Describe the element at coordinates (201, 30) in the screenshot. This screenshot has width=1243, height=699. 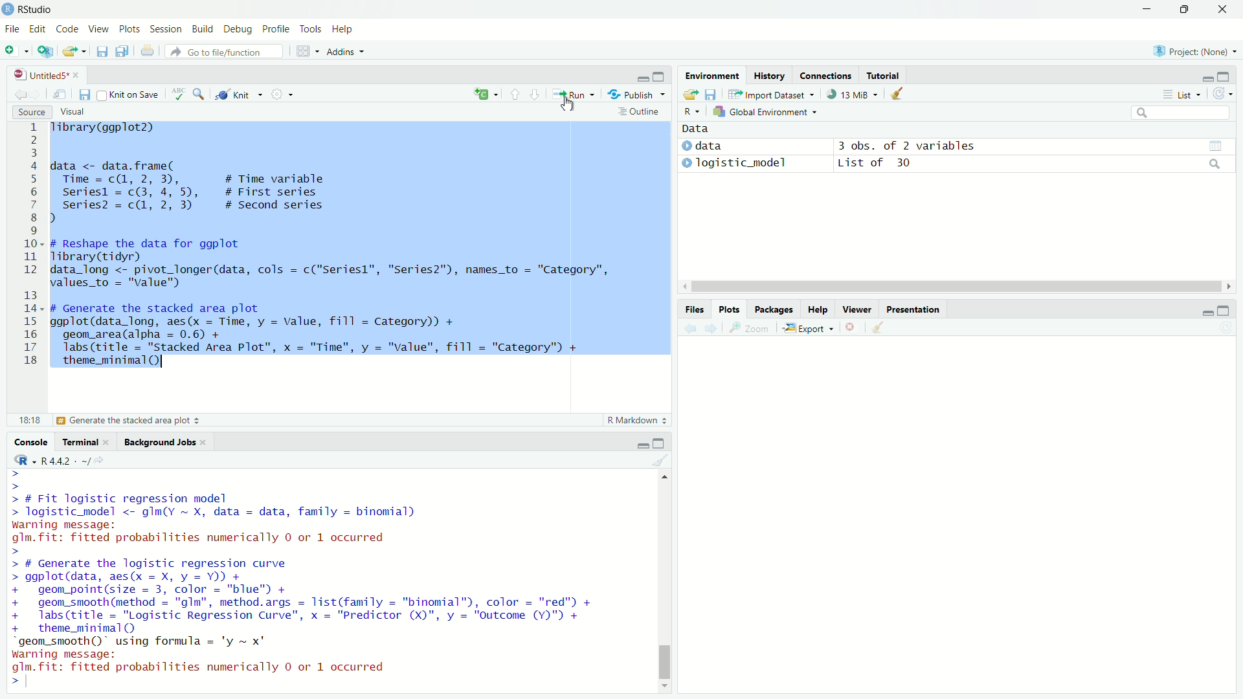
I see `Build` at that location.